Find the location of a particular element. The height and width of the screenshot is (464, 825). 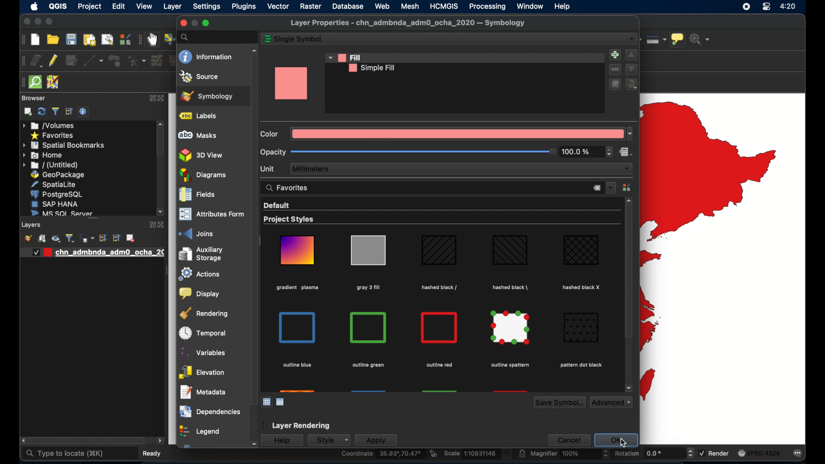

Gradient preview  is located at coordinates (440, 328).